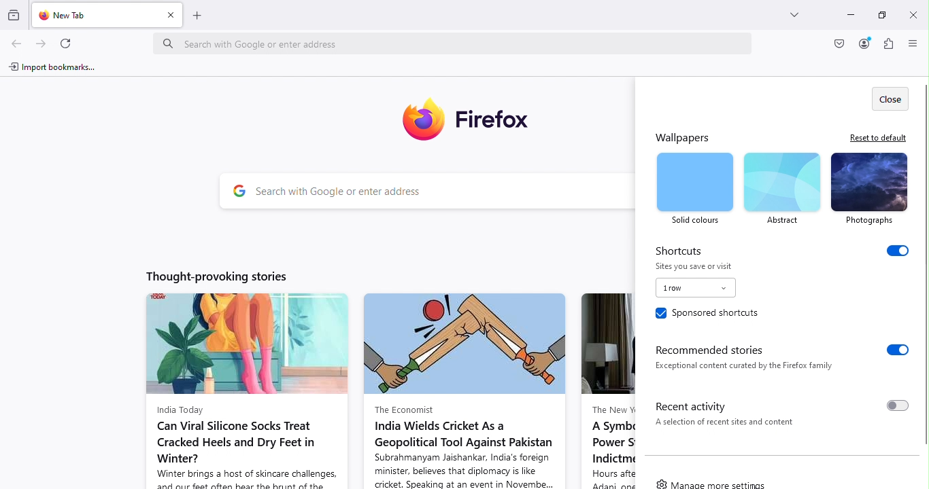 The height and width of the screenshot is (489, 929). Describe the element at coordinates (786, 12) in the screenshot. I see `List all tabs` at that location.